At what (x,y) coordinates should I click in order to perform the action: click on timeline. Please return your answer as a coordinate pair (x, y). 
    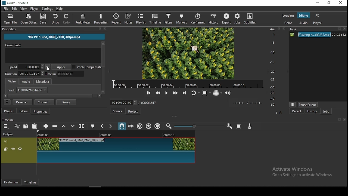
    Looking at the image, I should click on (11, 119).